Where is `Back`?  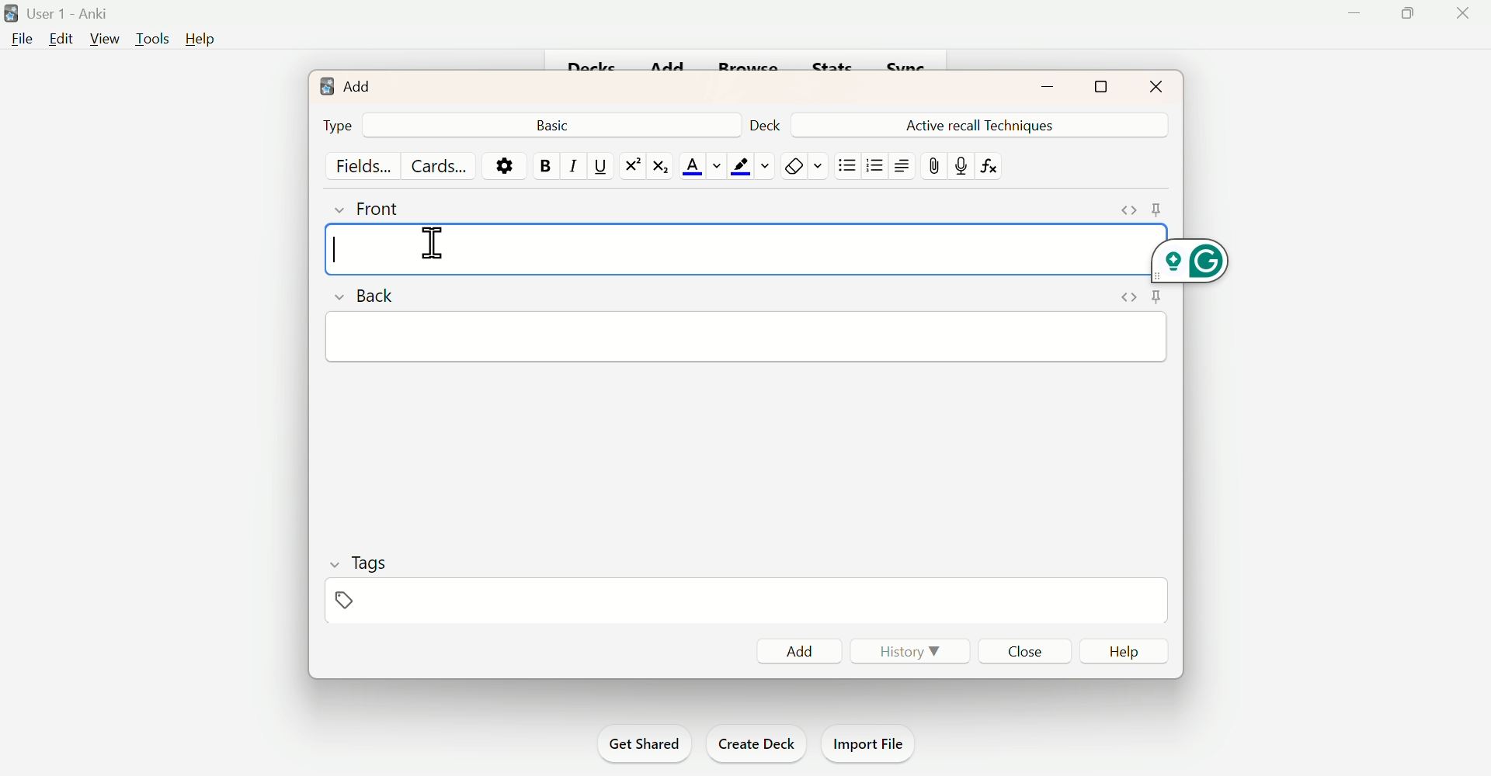
Back is located at coordinates (554, 123).